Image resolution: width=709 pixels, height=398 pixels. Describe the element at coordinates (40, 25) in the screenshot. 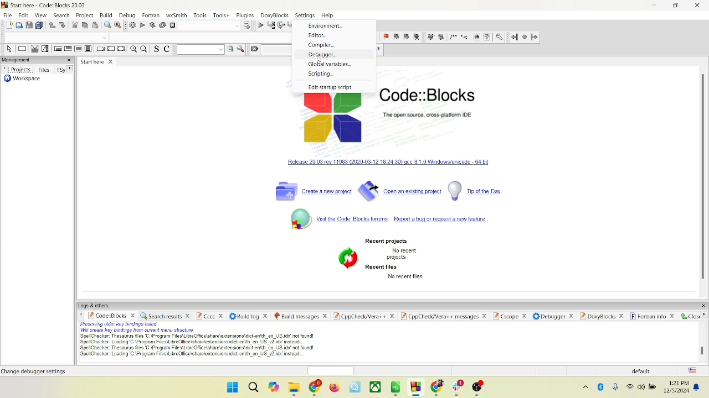

I see `save everything` at that location.